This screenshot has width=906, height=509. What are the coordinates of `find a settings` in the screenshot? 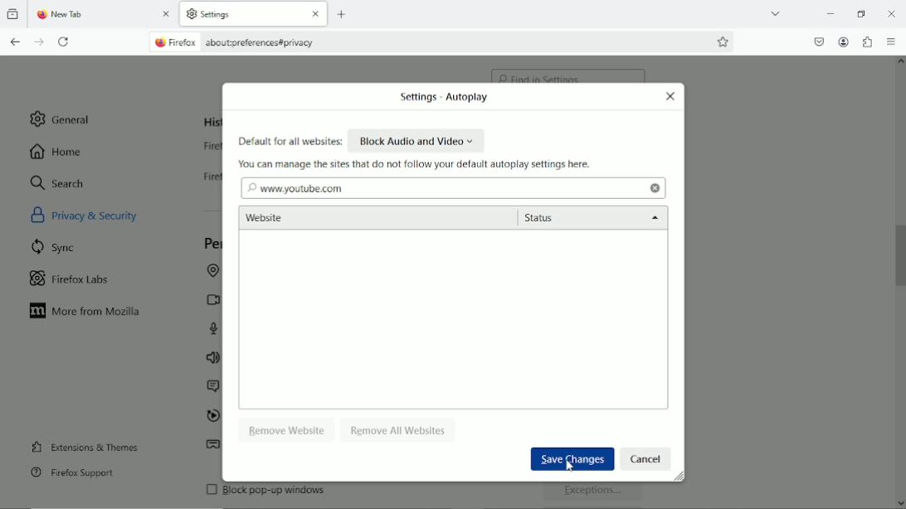 It's located at (569, 71).